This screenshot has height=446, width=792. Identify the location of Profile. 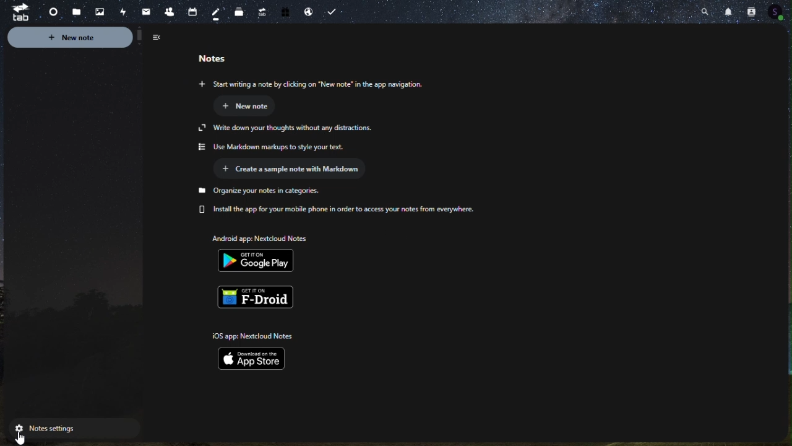
(781, 14).